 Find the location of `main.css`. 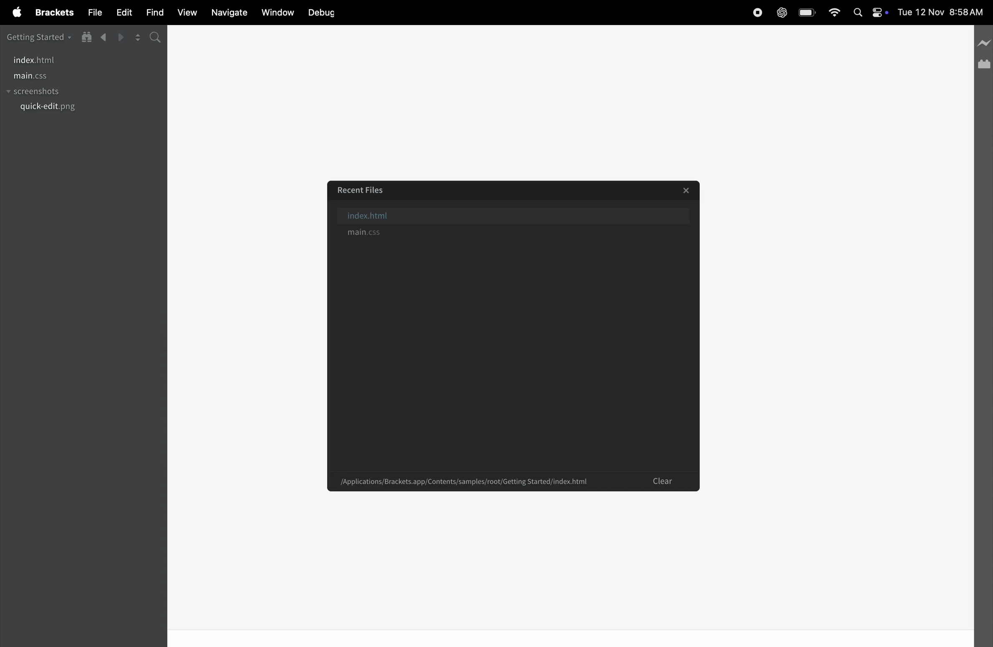

main.css is located at coordinates (512, 233).